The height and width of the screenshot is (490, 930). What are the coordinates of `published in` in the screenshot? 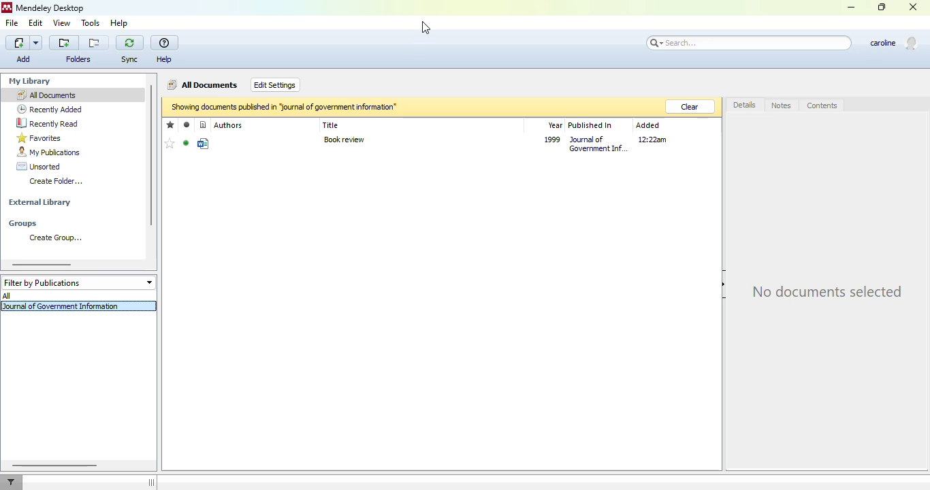 It's located at (590, 126).